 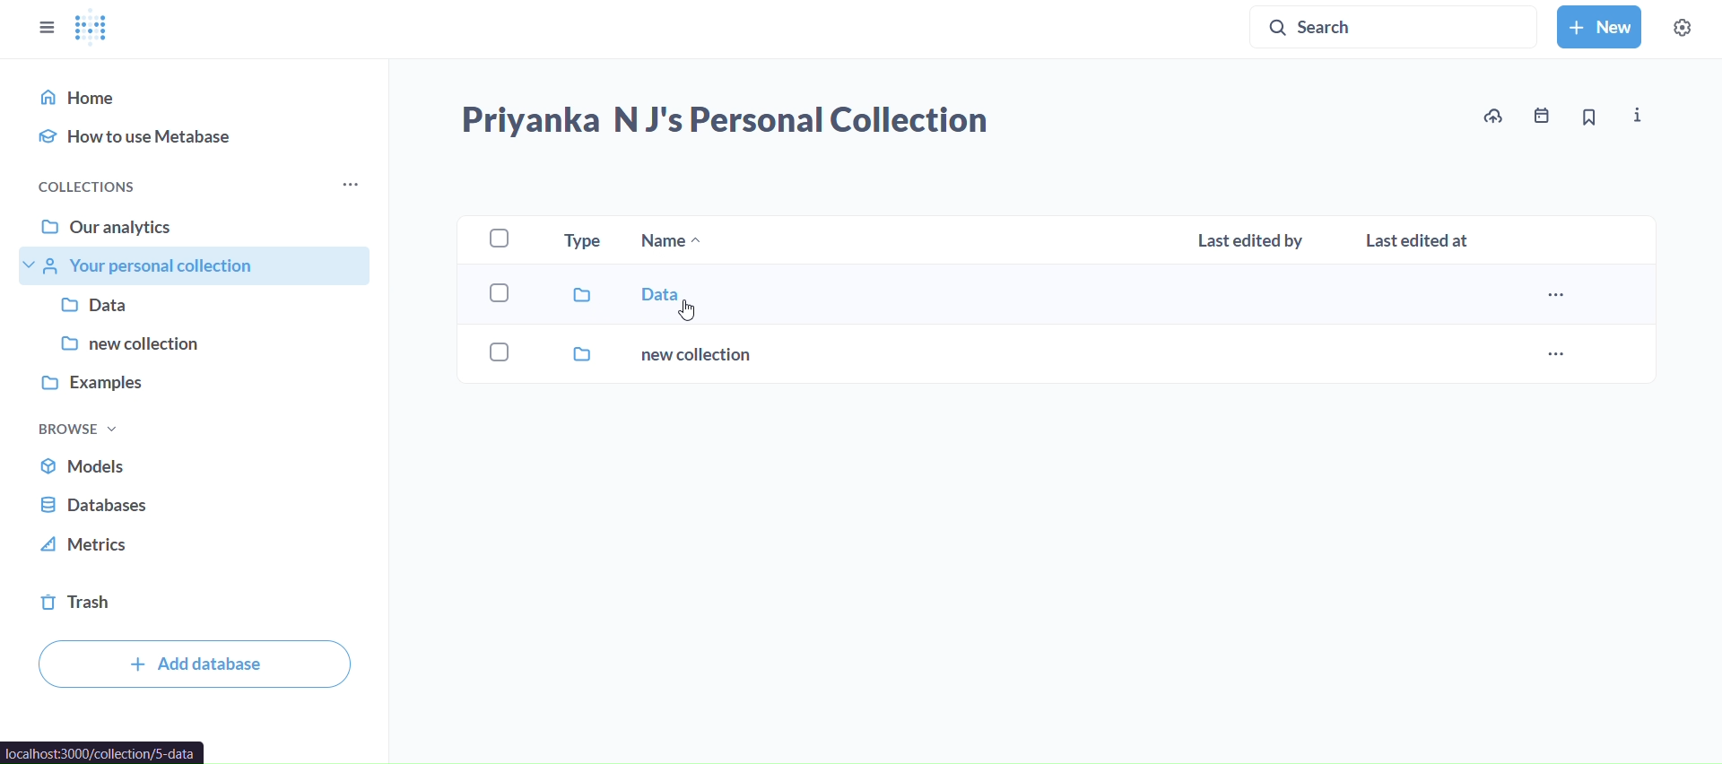 What do you see at coordinates (194, 382) in the screenshot?
I see `examples` at bounding box center [194, 382].